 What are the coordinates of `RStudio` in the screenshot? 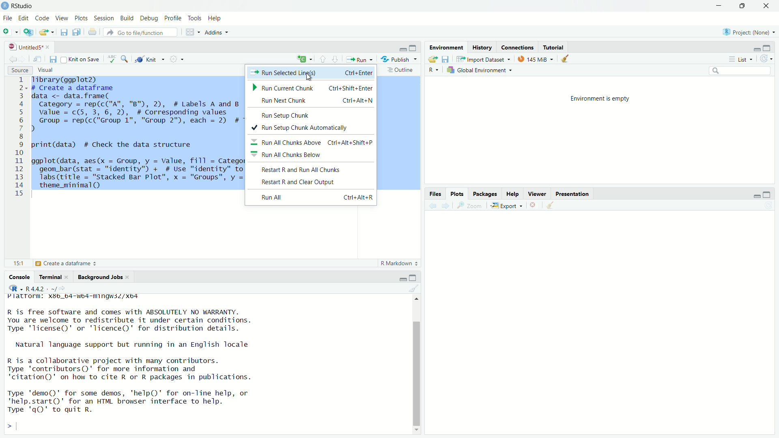 It's located at (20, 5).